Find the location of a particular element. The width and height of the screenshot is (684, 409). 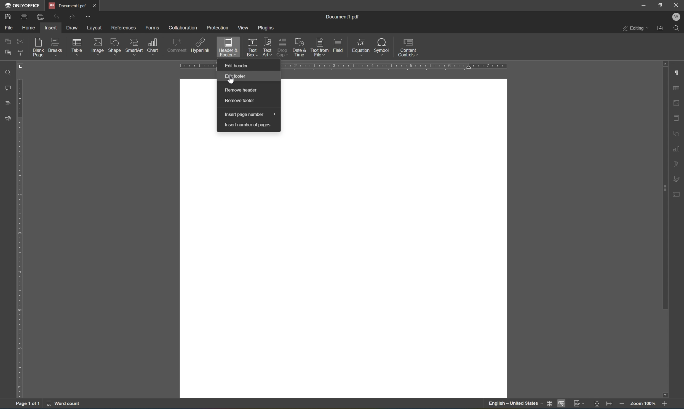

text from file is located at coordinates (320, 47).